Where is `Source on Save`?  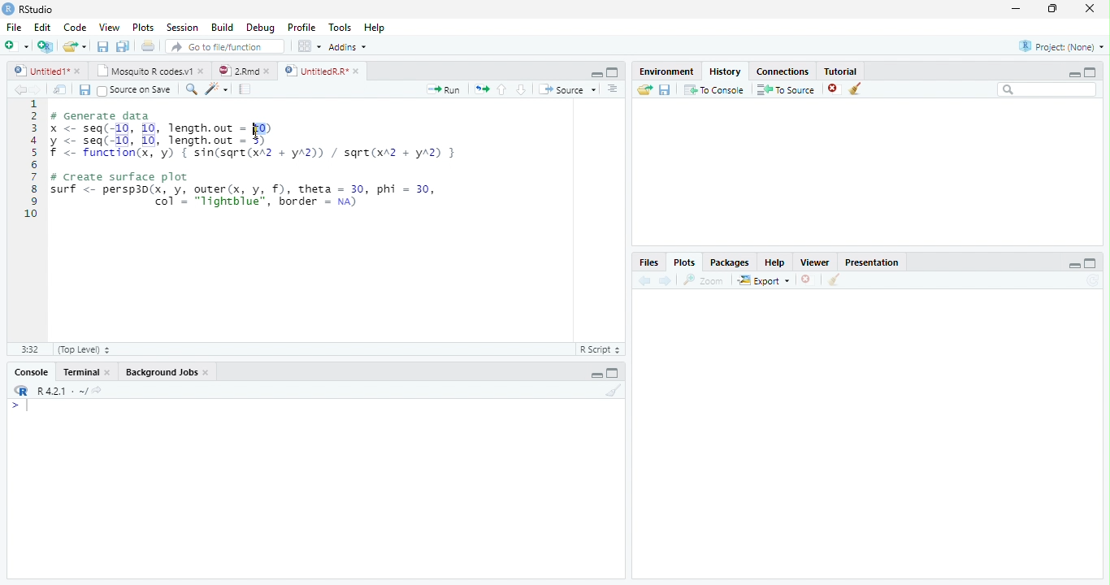
Source on Save is located at coordinates (136, 89).